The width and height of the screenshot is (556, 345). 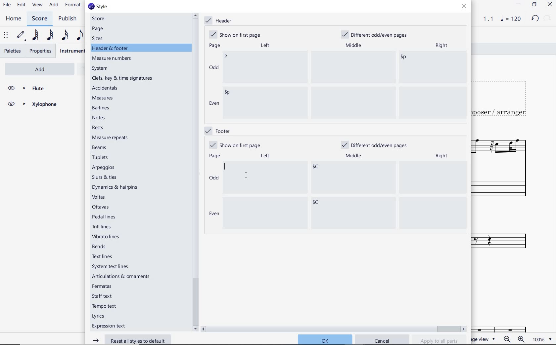 I want to click on 32ND NOTE, so click(x=49, y=34).